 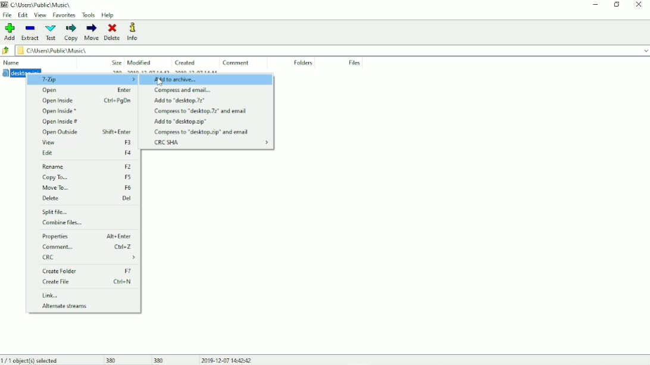 What do you see at coordinates (108, 15) in the screenshot?
I see `Help` at bounding box center [108, 15].